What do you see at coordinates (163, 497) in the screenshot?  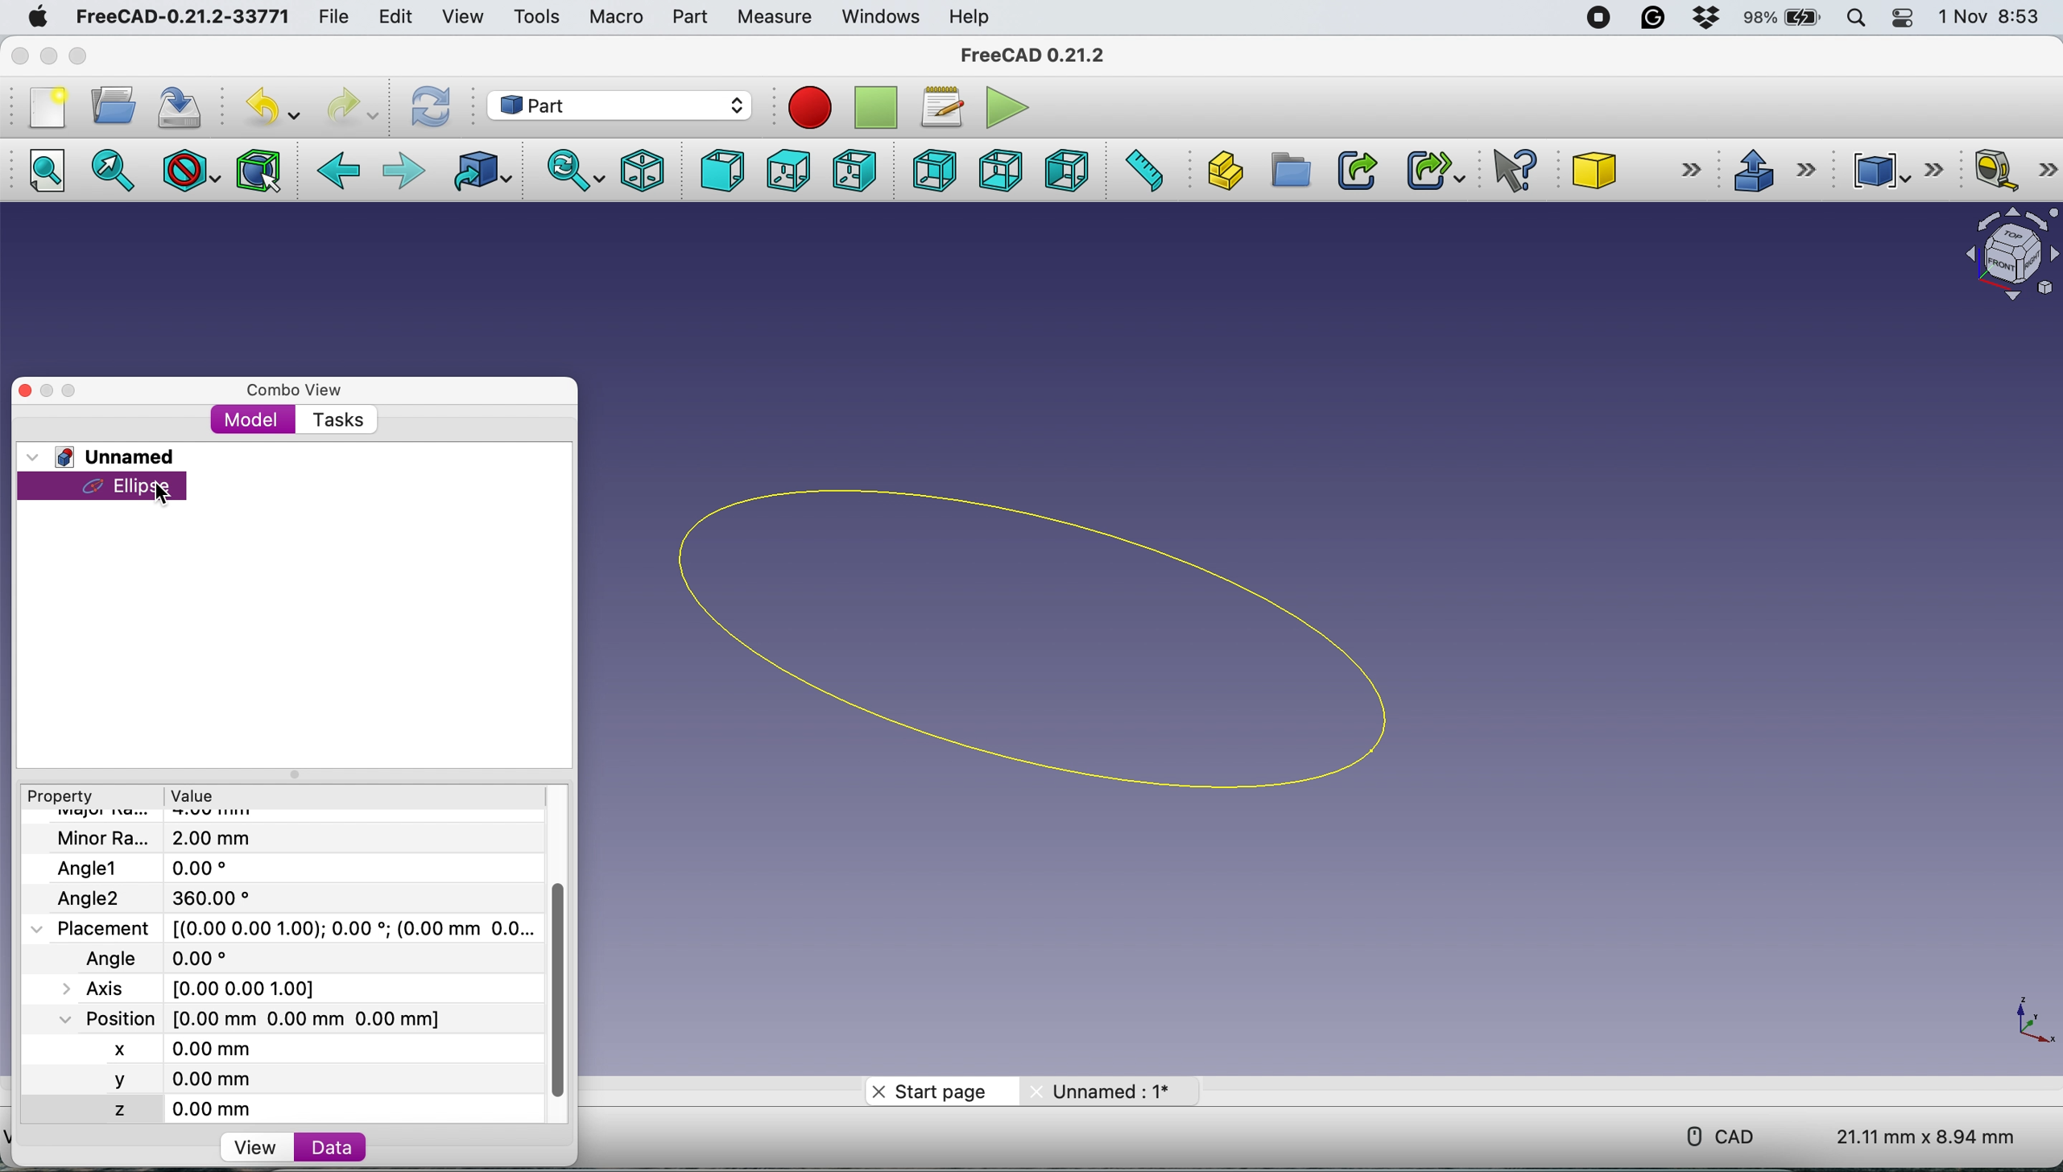 I see `cursor` at bounding box center [163, 497].